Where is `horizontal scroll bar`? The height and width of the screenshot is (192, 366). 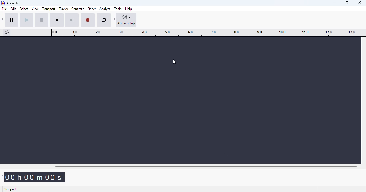 horizontal scroll bar is located at coordinates (206, 166).